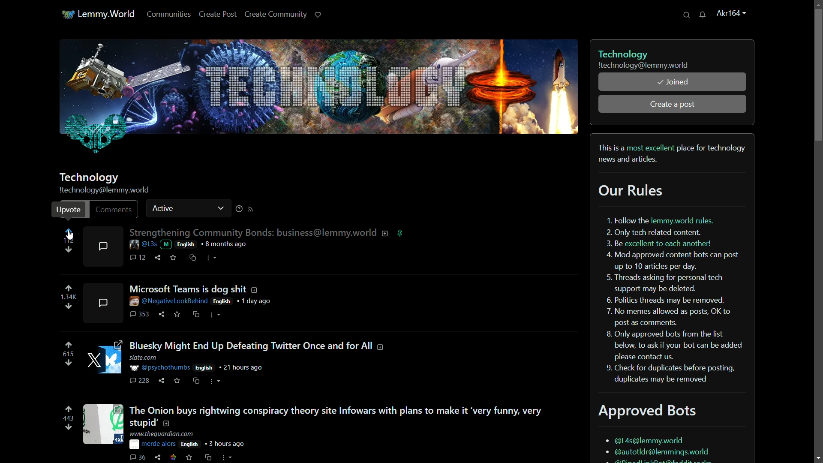 The width and height of the screenshot is (823, 463). Describe the element at coordinates (69, 210) in the screenshot. I see `upvote pop up` at that location.